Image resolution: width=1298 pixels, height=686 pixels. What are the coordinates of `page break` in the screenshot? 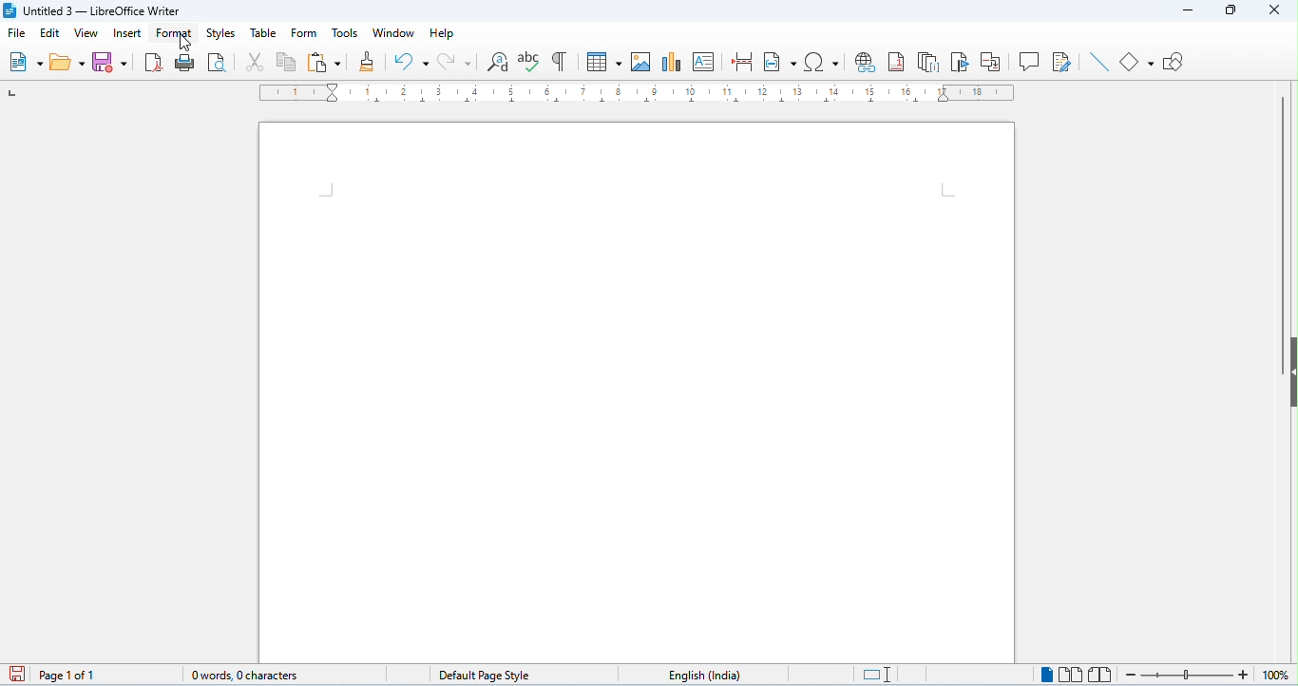 It's located at (743, 61).